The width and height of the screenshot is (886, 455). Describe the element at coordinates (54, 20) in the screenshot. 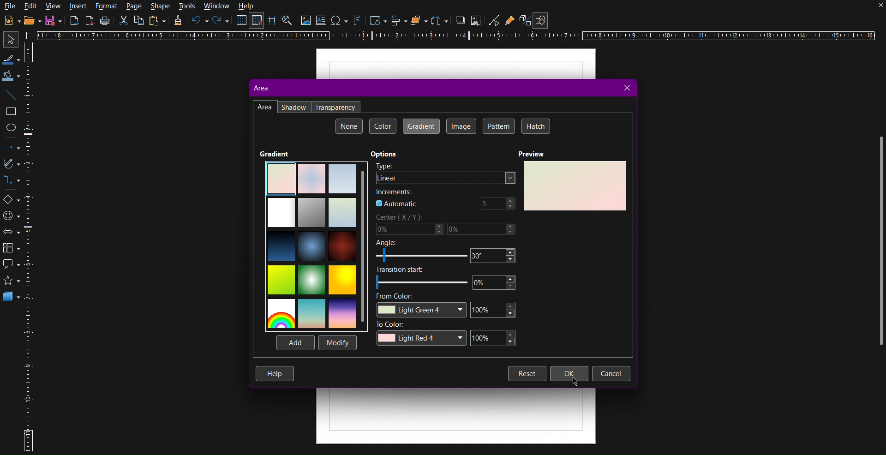

I see `Save` at that location.